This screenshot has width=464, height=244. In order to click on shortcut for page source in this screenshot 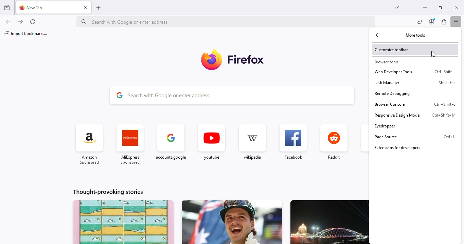, I will do `click(449, 137)`.